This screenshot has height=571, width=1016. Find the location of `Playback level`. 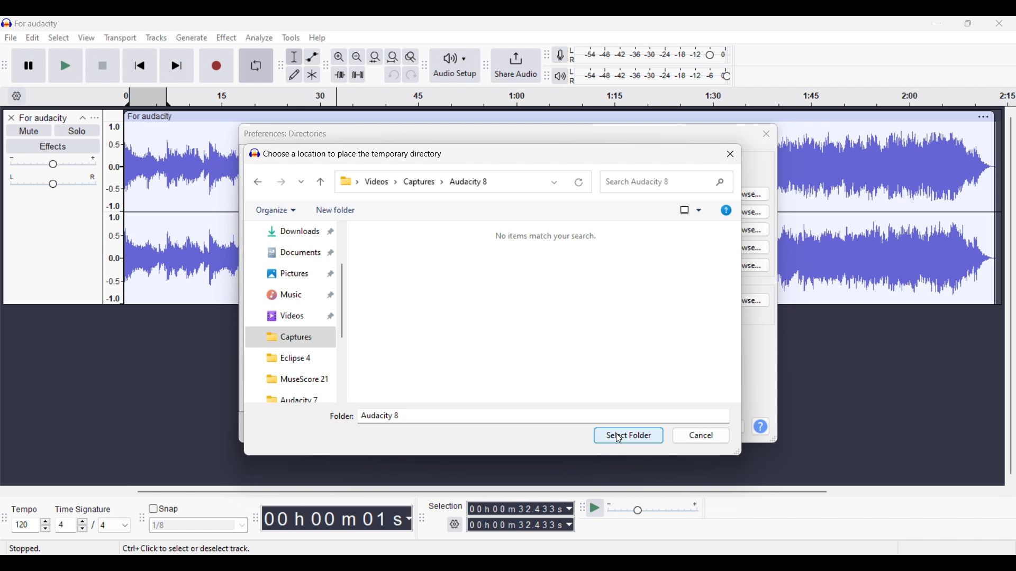

Playback level is located at coordinates (645, 76).